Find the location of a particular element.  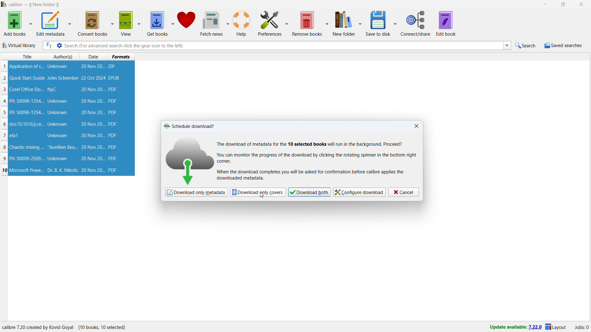

20 Nov 20... is located at coordinates (93, 67).